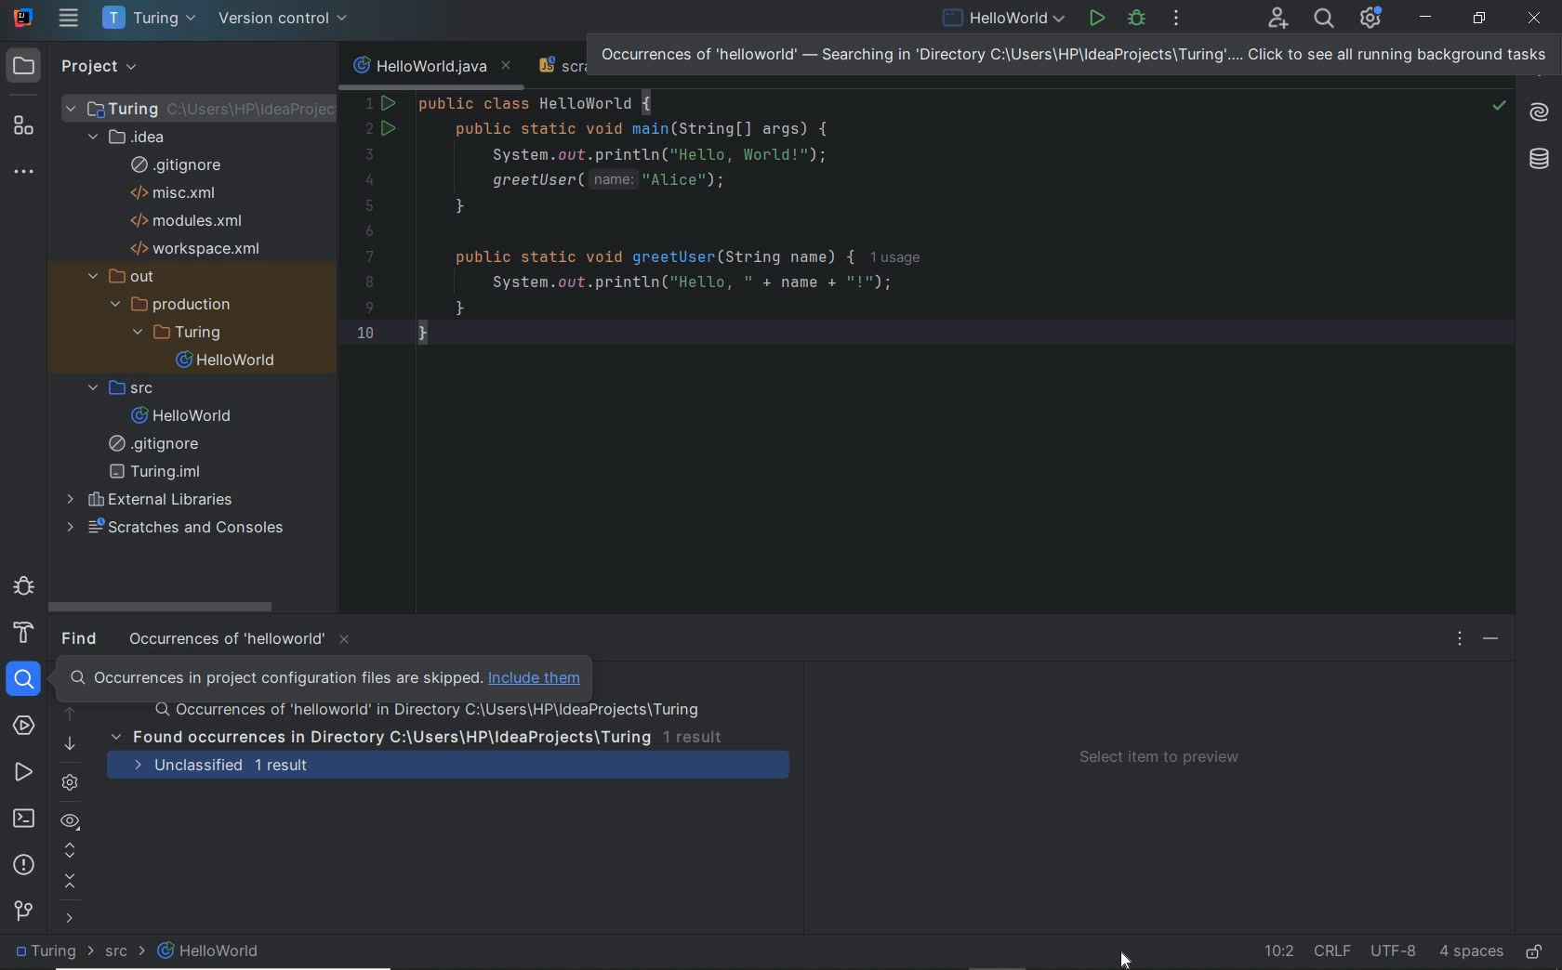  What do you see at coordinates (56, 953) in the screenshot?
I see `folder` at bounding box center [56, 953].